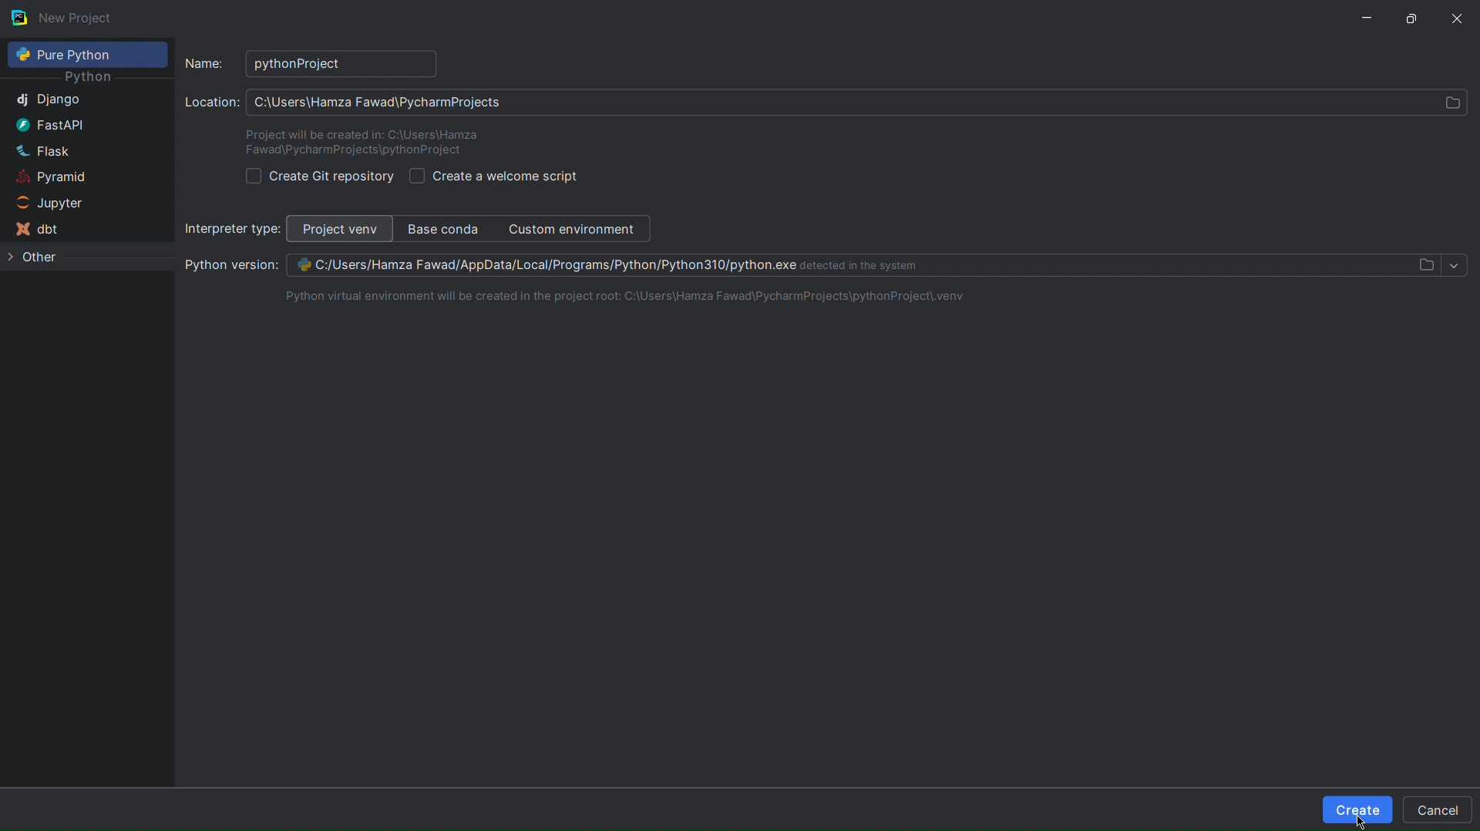  What do you see at coordinates (338, 64) in the screenshot?
I see `pythonProject` at bounding box center [338, 64].